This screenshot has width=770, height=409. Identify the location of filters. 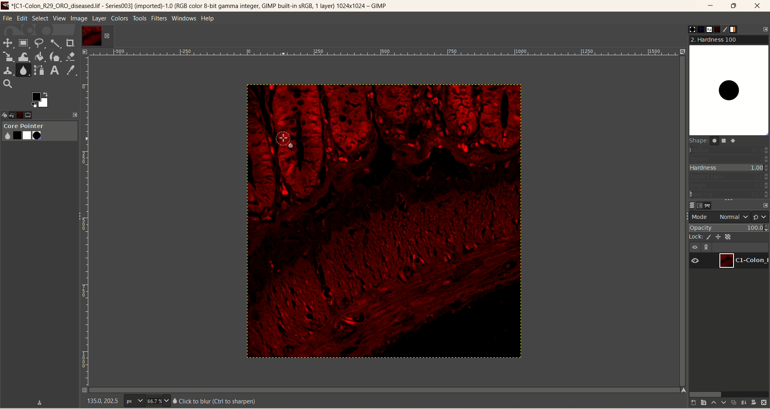
(158, 18).